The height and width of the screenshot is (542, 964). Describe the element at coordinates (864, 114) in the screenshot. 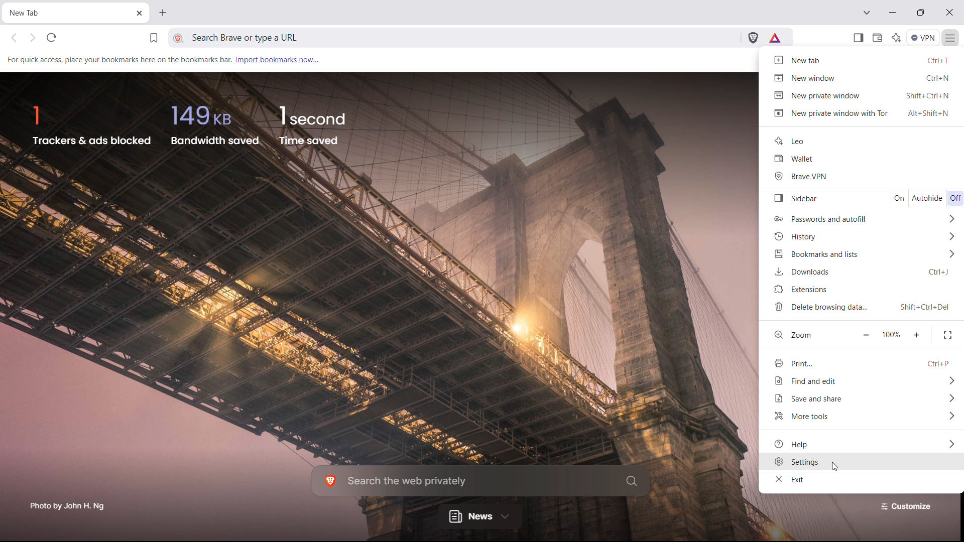

I see `new private window with tor` at that location.